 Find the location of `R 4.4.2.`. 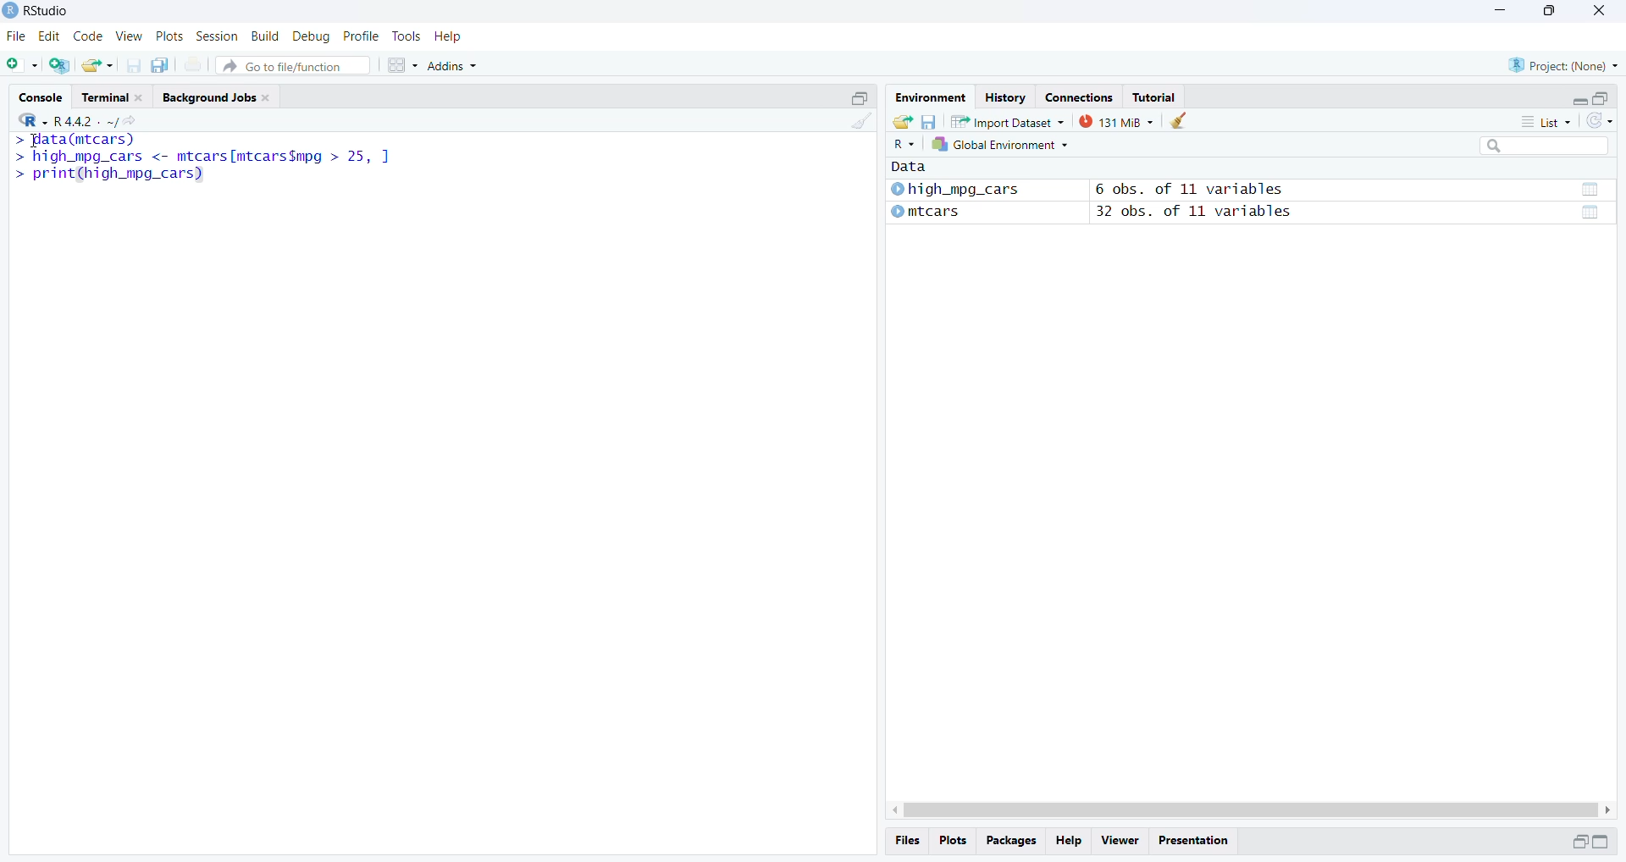

R 4.4.2. is located at coordinates (59, 120).